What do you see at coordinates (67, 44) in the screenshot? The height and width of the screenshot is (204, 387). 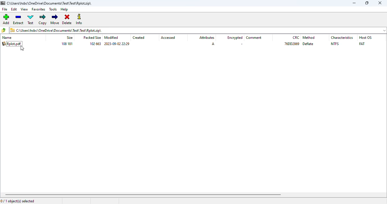 I see `108 181` at bounding box center [67, 44].